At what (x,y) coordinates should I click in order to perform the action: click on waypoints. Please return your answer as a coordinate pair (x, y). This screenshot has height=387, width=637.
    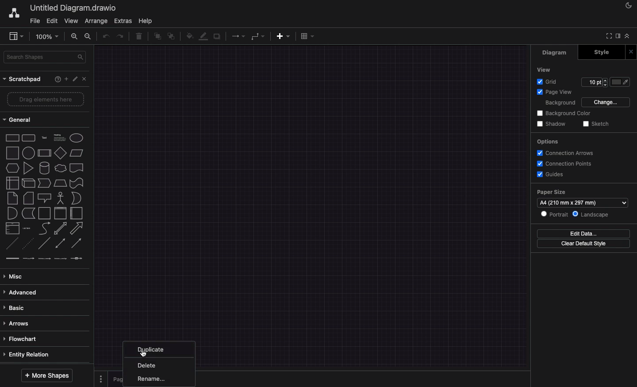
    Looking at the image, I should click on (259, 36).